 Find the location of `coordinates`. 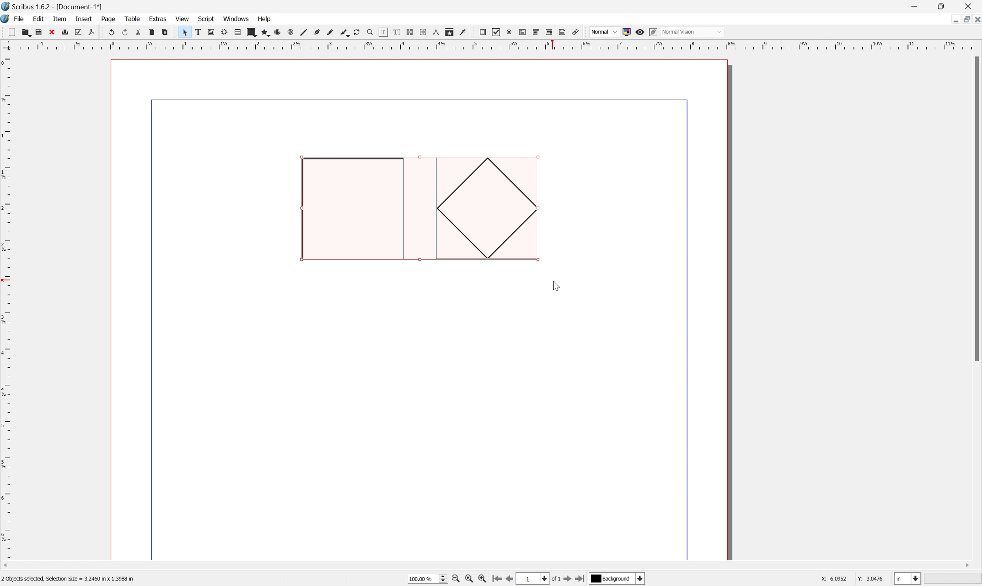

coordinates is located at coordinates (851, 578).